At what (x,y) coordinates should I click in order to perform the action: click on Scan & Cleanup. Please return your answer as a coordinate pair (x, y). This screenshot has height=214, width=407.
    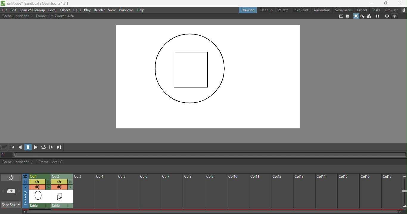
    Looking at the image, I should click on (32, 10).